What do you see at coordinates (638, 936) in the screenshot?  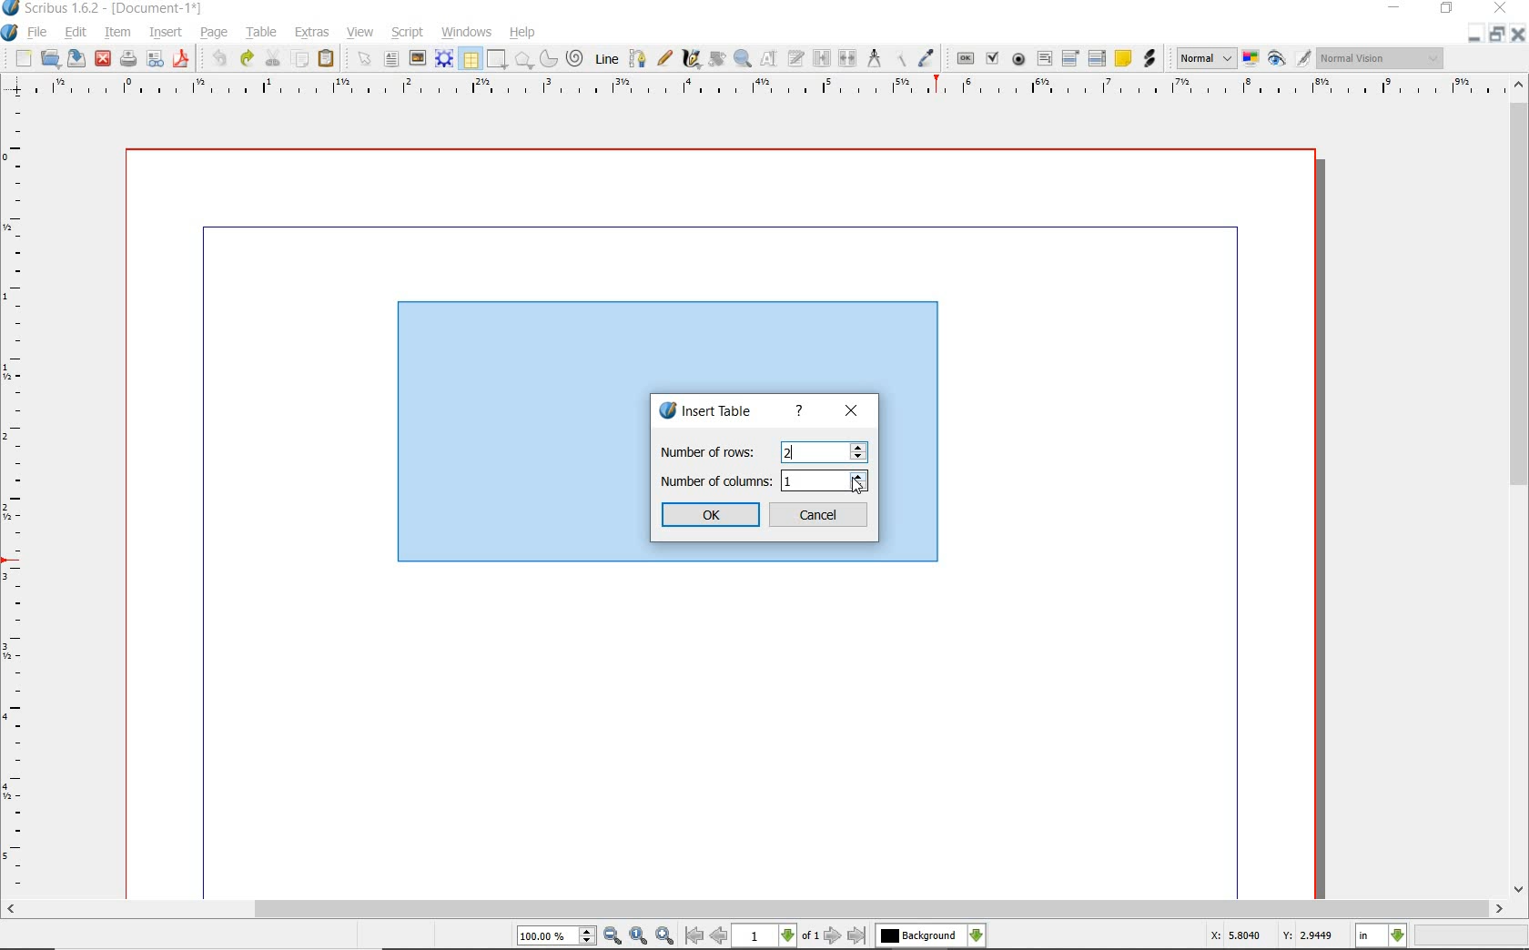 I see `zoom to` at bounding box center [638, 936].